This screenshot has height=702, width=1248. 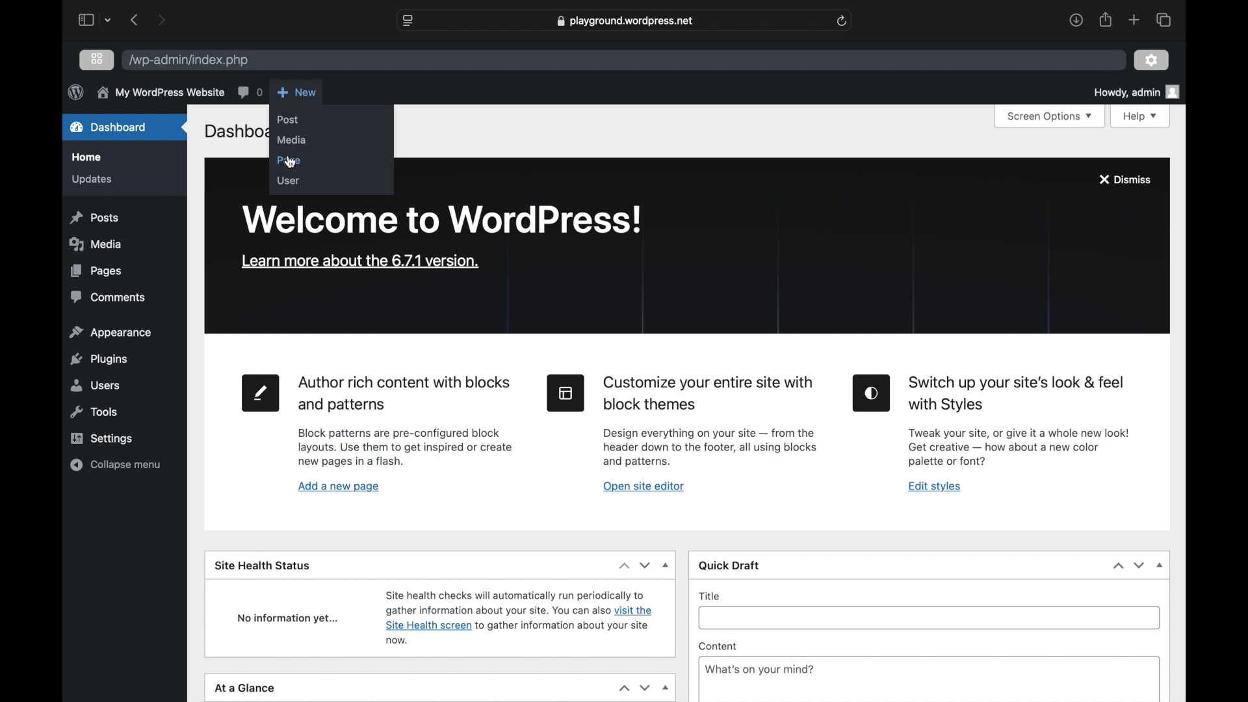 I want to click on title input, so click(x=935, y=619).